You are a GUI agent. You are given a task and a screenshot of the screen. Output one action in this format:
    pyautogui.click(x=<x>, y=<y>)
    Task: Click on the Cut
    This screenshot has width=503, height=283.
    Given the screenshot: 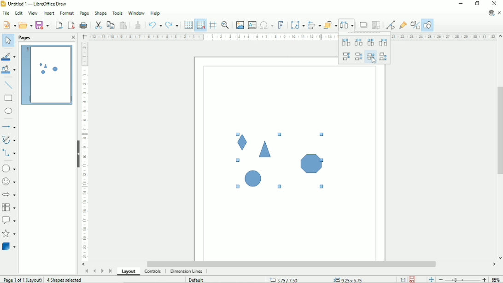 What is the action you would take?
    pyautogui.click(x=99, y=25)
    